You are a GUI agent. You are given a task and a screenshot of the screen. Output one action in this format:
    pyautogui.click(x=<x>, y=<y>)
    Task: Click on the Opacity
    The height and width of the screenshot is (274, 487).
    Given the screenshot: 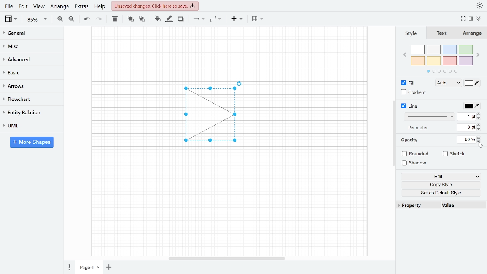 What is the action you would take?
    pyautogui.click(x=410, y=140)
    